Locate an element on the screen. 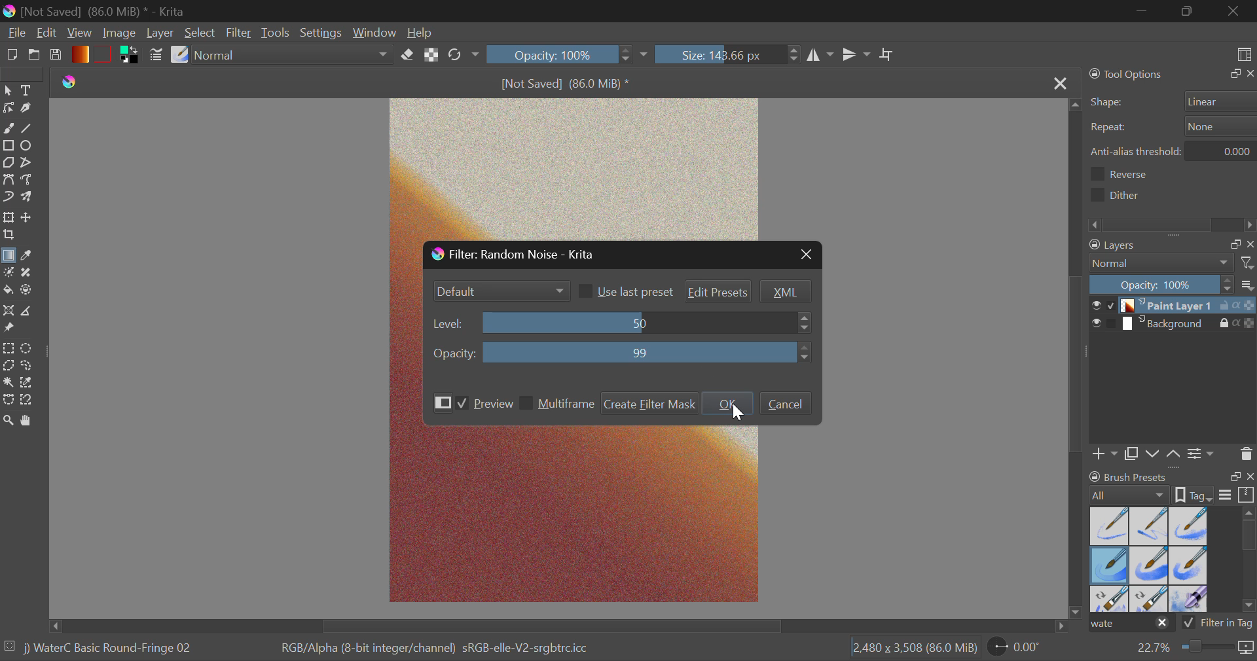 The image size is (1257, 661). Close is located at coordinates (1234, 11).